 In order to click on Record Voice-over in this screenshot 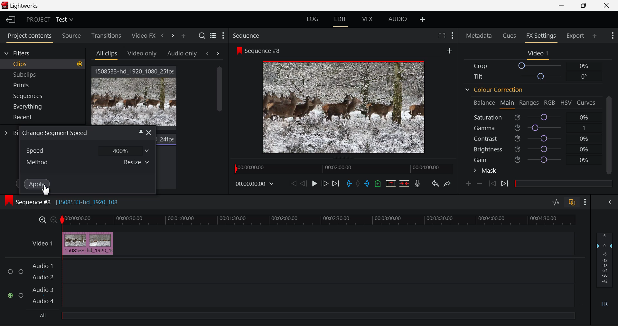, I will do `click(417, 184)`.